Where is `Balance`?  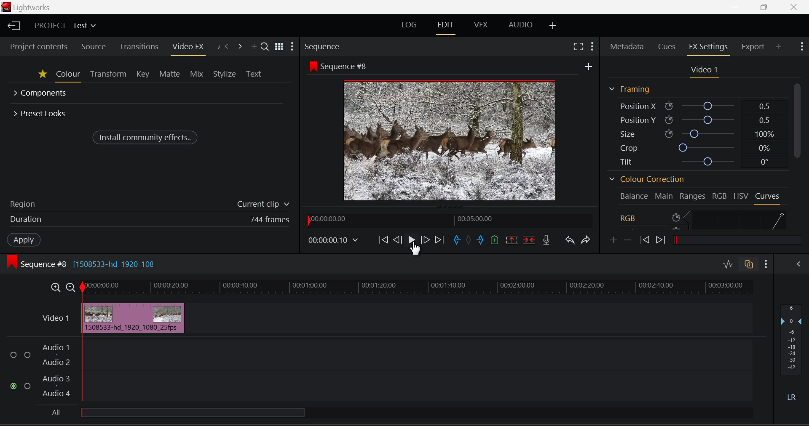
Balance is located at coordinates (634, 196).